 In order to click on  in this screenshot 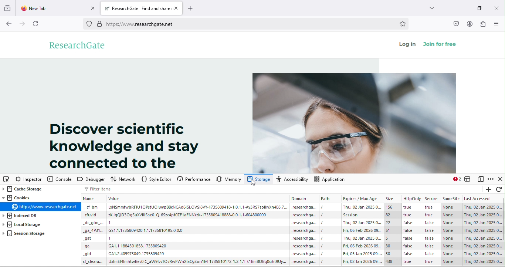, I will do `click(92, 215)`.